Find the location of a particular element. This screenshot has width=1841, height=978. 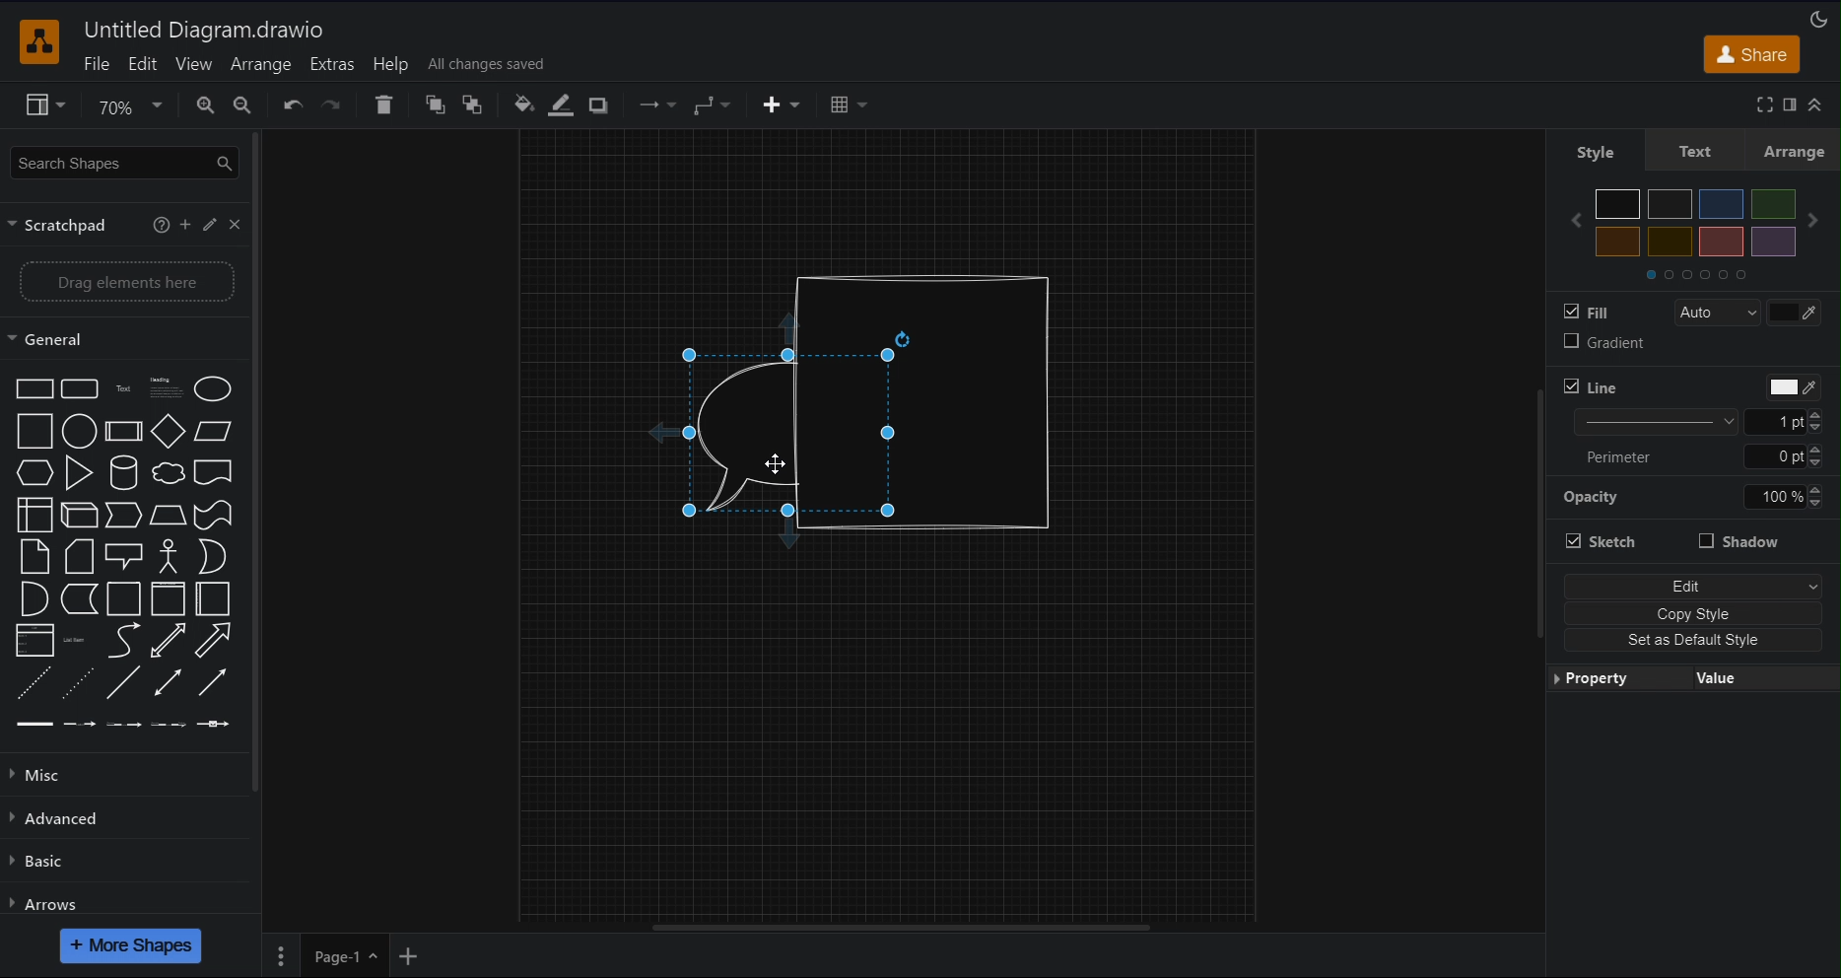

Basic is located at coordinates (124, 860).